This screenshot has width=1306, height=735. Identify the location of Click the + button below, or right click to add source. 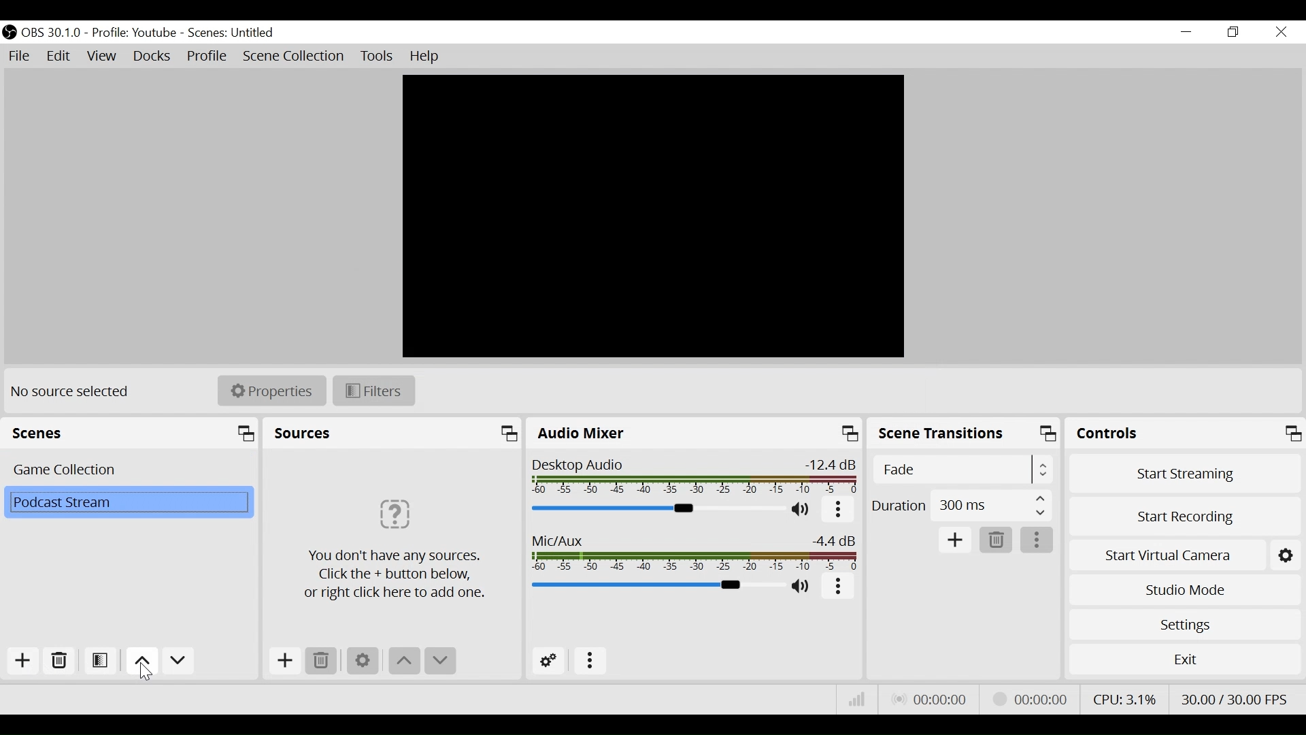
(400, 539).